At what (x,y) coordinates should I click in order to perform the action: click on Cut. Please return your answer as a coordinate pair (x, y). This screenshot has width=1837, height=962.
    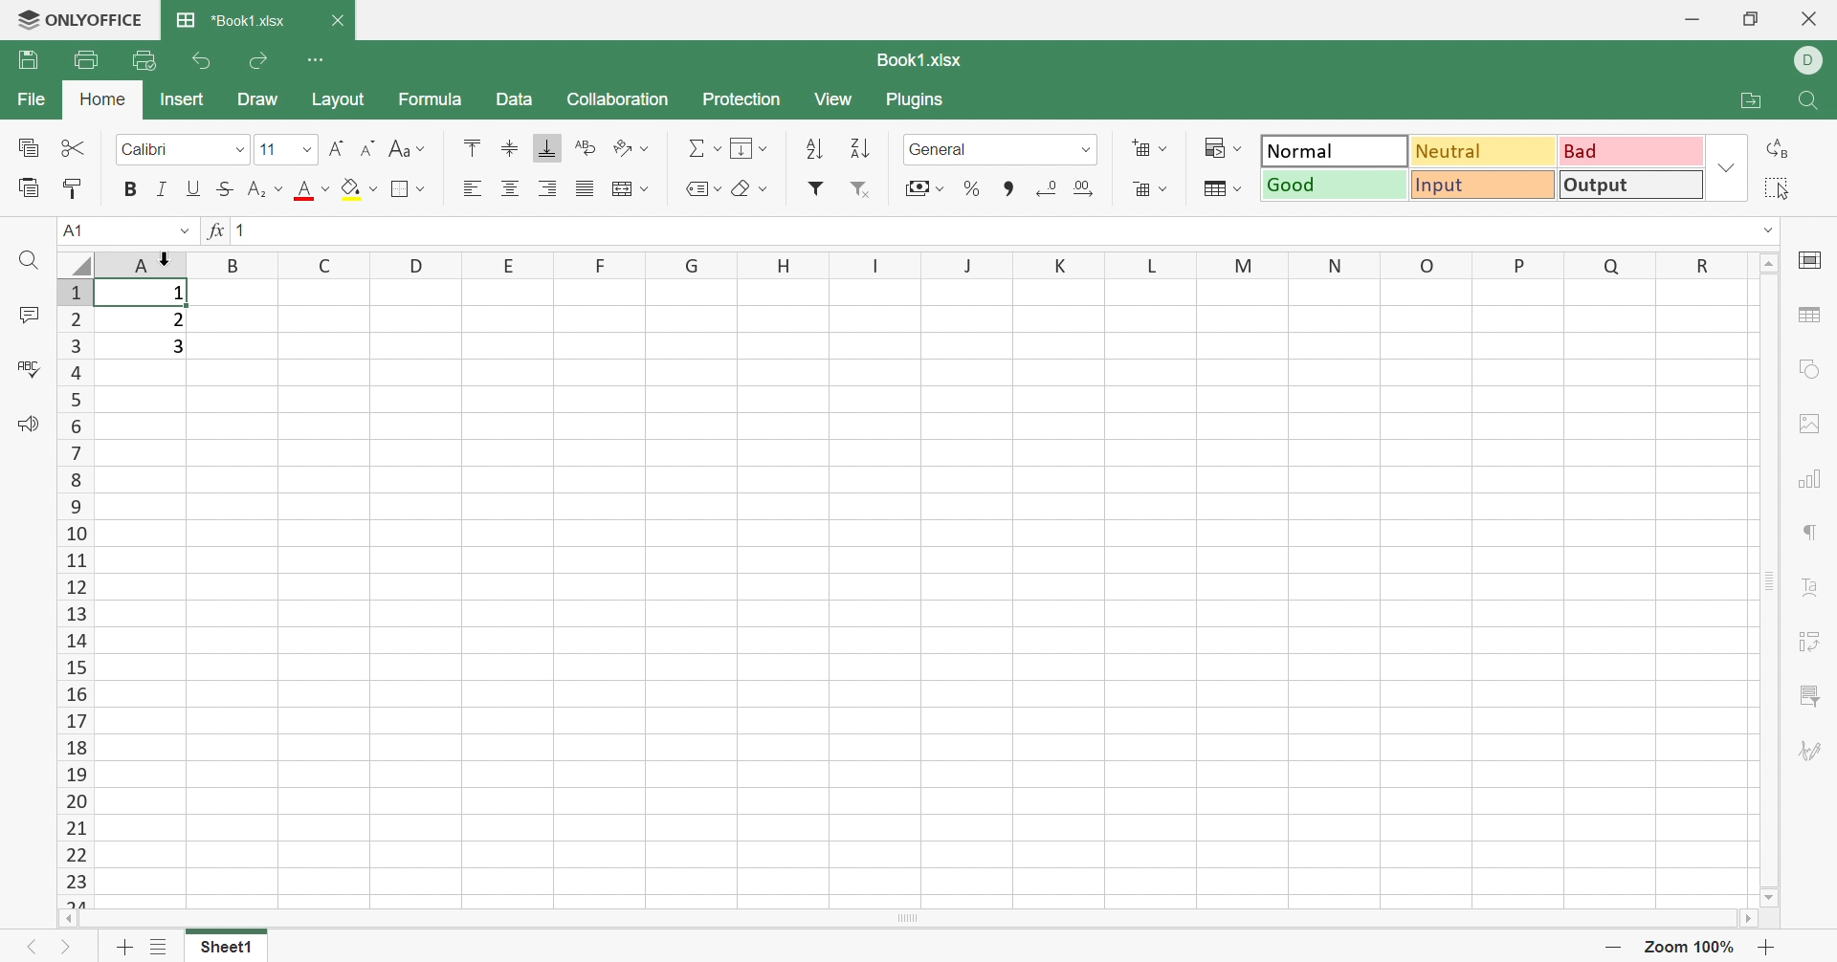
    Looking at the image, I should click on (77, 147).